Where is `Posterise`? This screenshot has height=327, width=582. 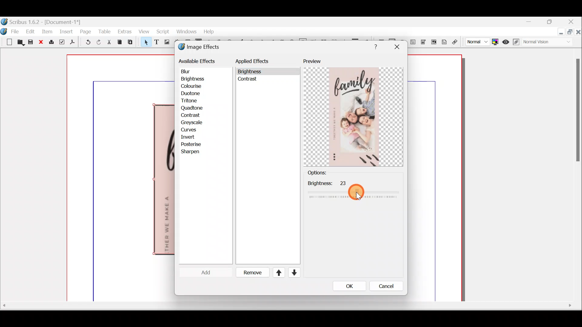 Posterise is located at coordinates (195, 144).